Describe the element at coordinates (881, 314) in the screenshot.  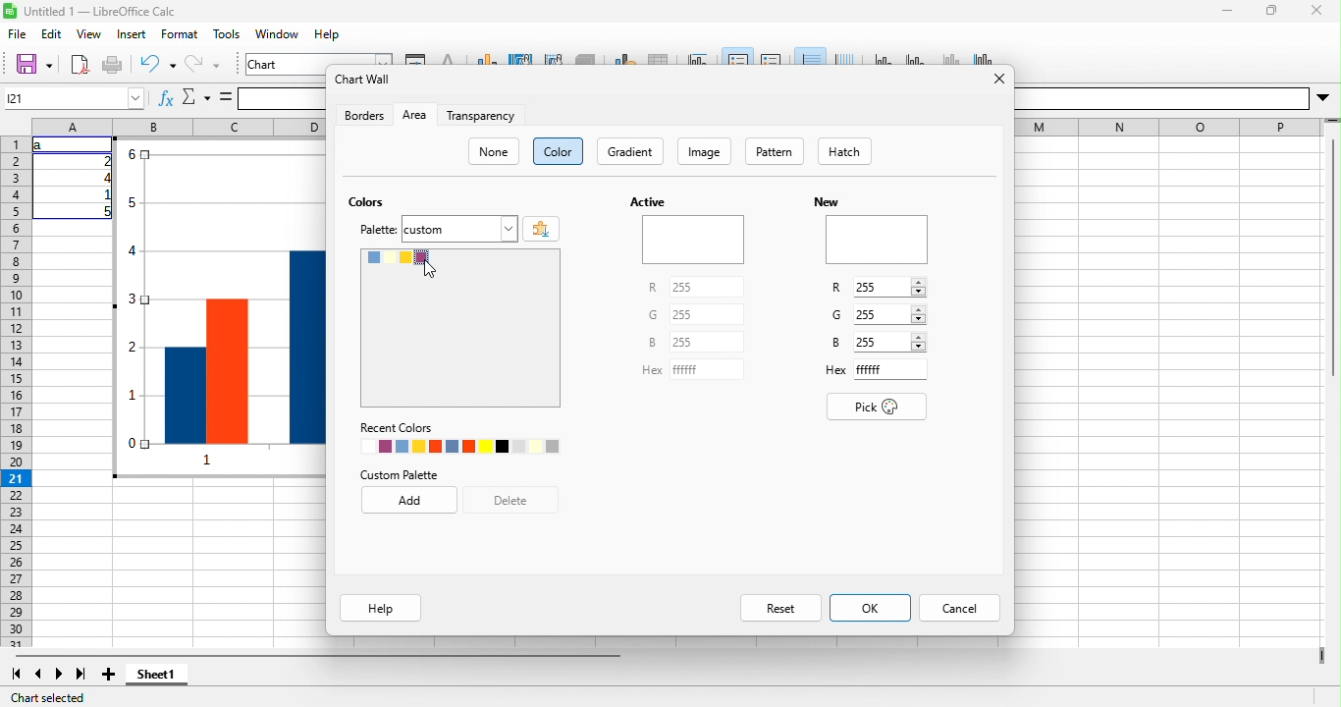
I see `Input G value` at that location.